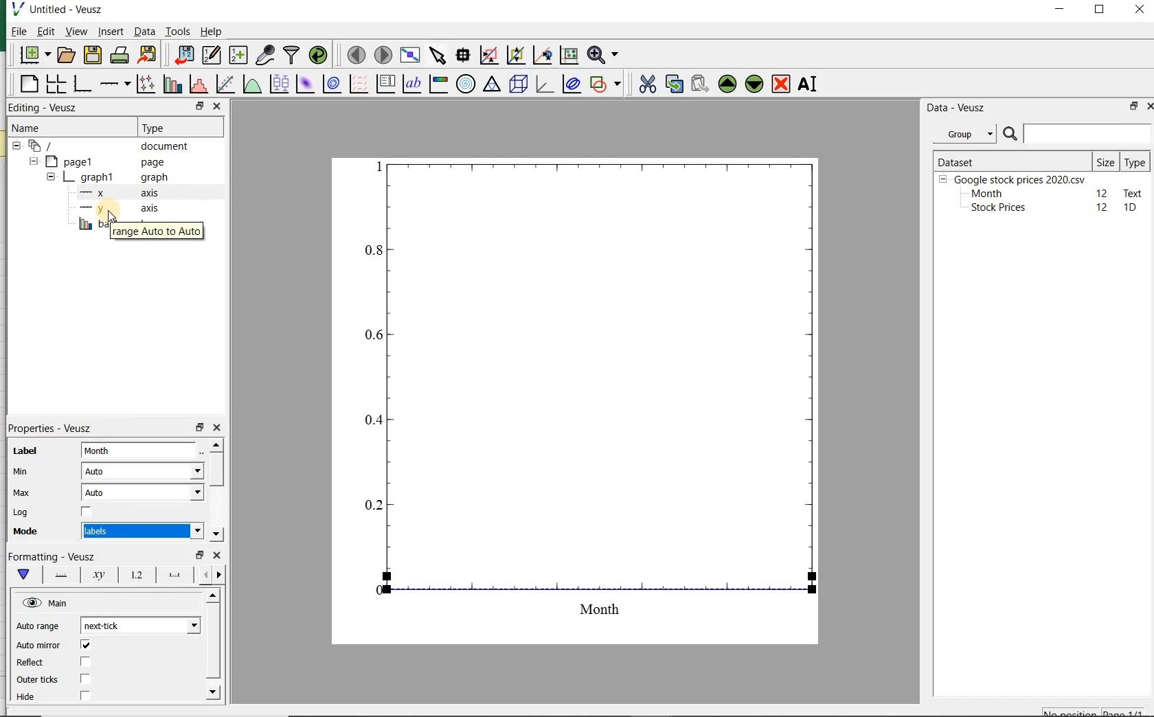 Image resolution: width=1154 pixels, height=717 pixels. I want to click on Stock prices, so click(992, 208).